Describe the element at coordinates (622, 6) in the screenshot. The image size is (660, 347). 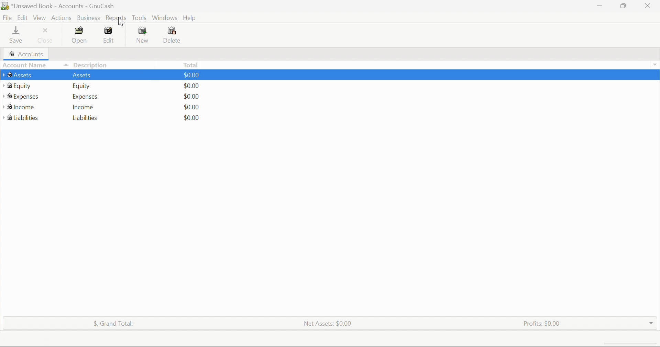
I see `Restore Down` at that location.